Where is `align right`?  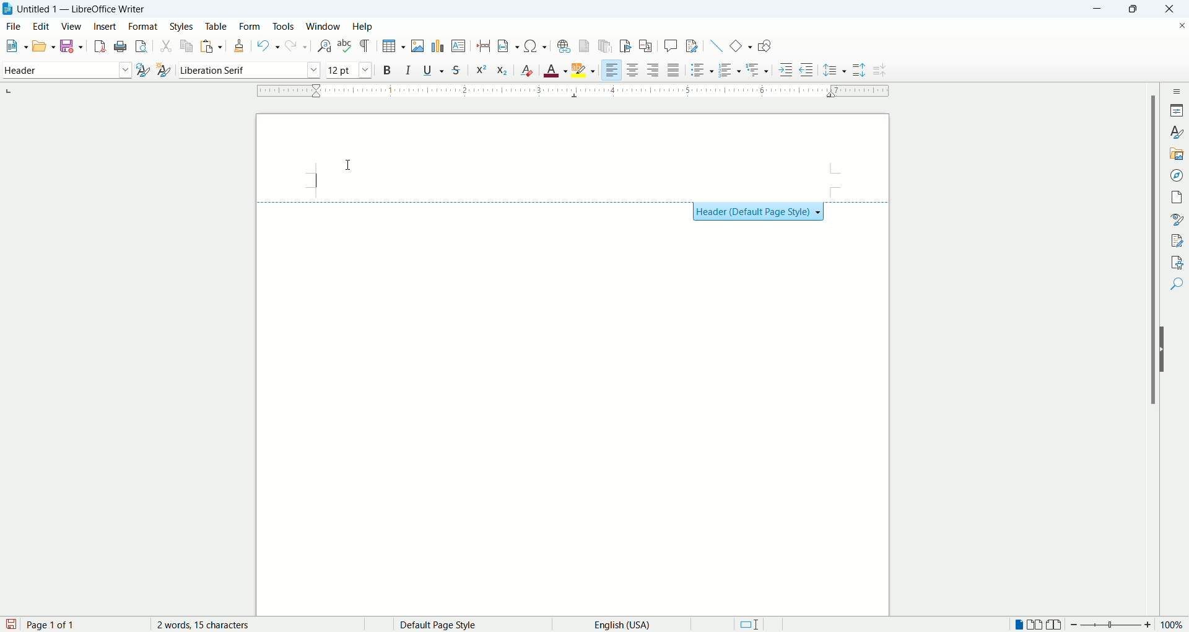
align right is located at coordinates (653, 71).